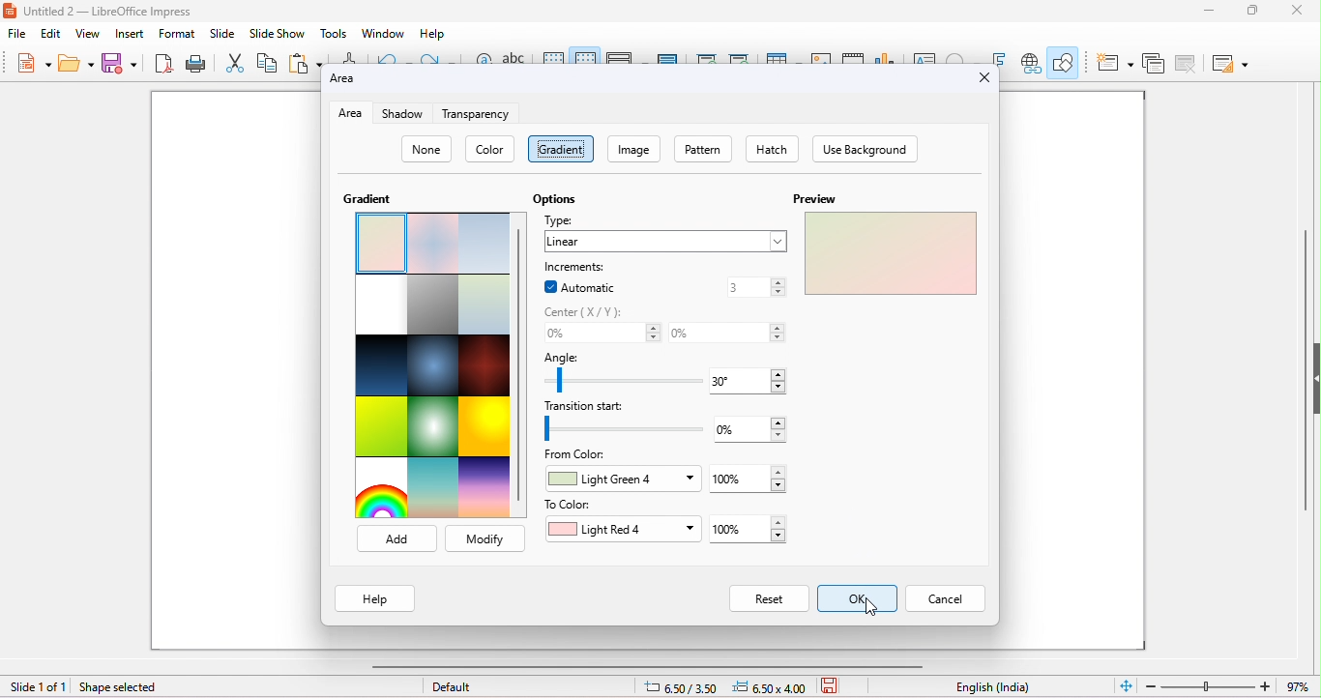 This screenshot has height=698, width=1321. Describe the element at coordinates (434, 424) in the screenshot. I see `Gradient option 11` at that location.